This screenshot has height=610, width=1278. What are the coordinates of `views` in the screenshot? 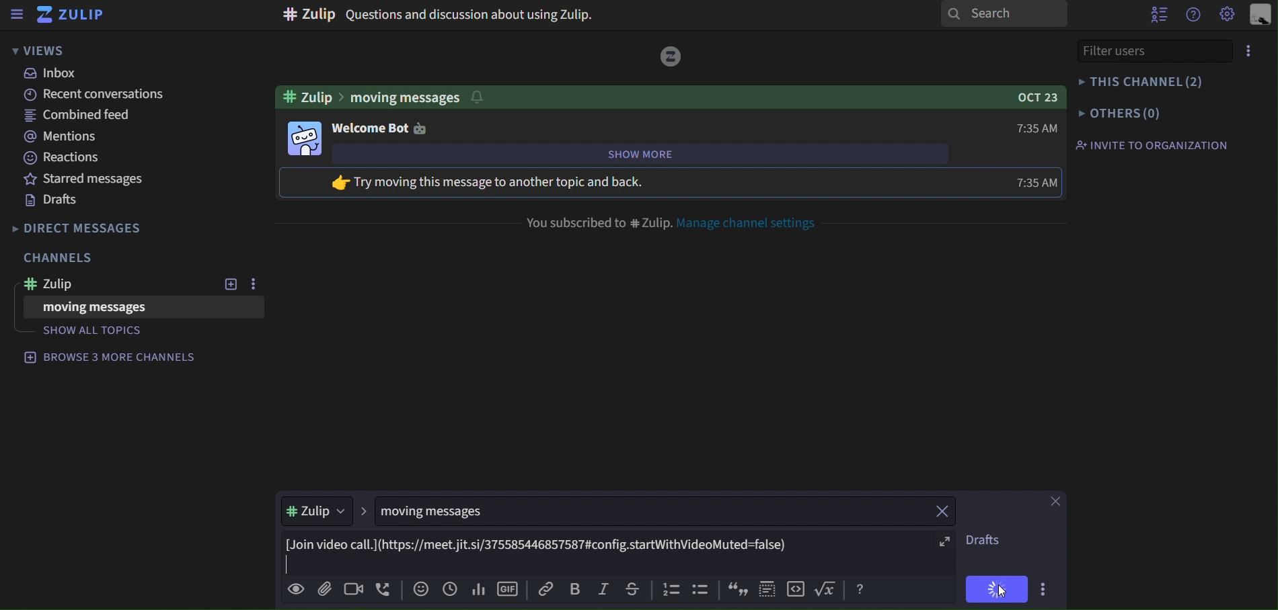 It's located at (42, 50).